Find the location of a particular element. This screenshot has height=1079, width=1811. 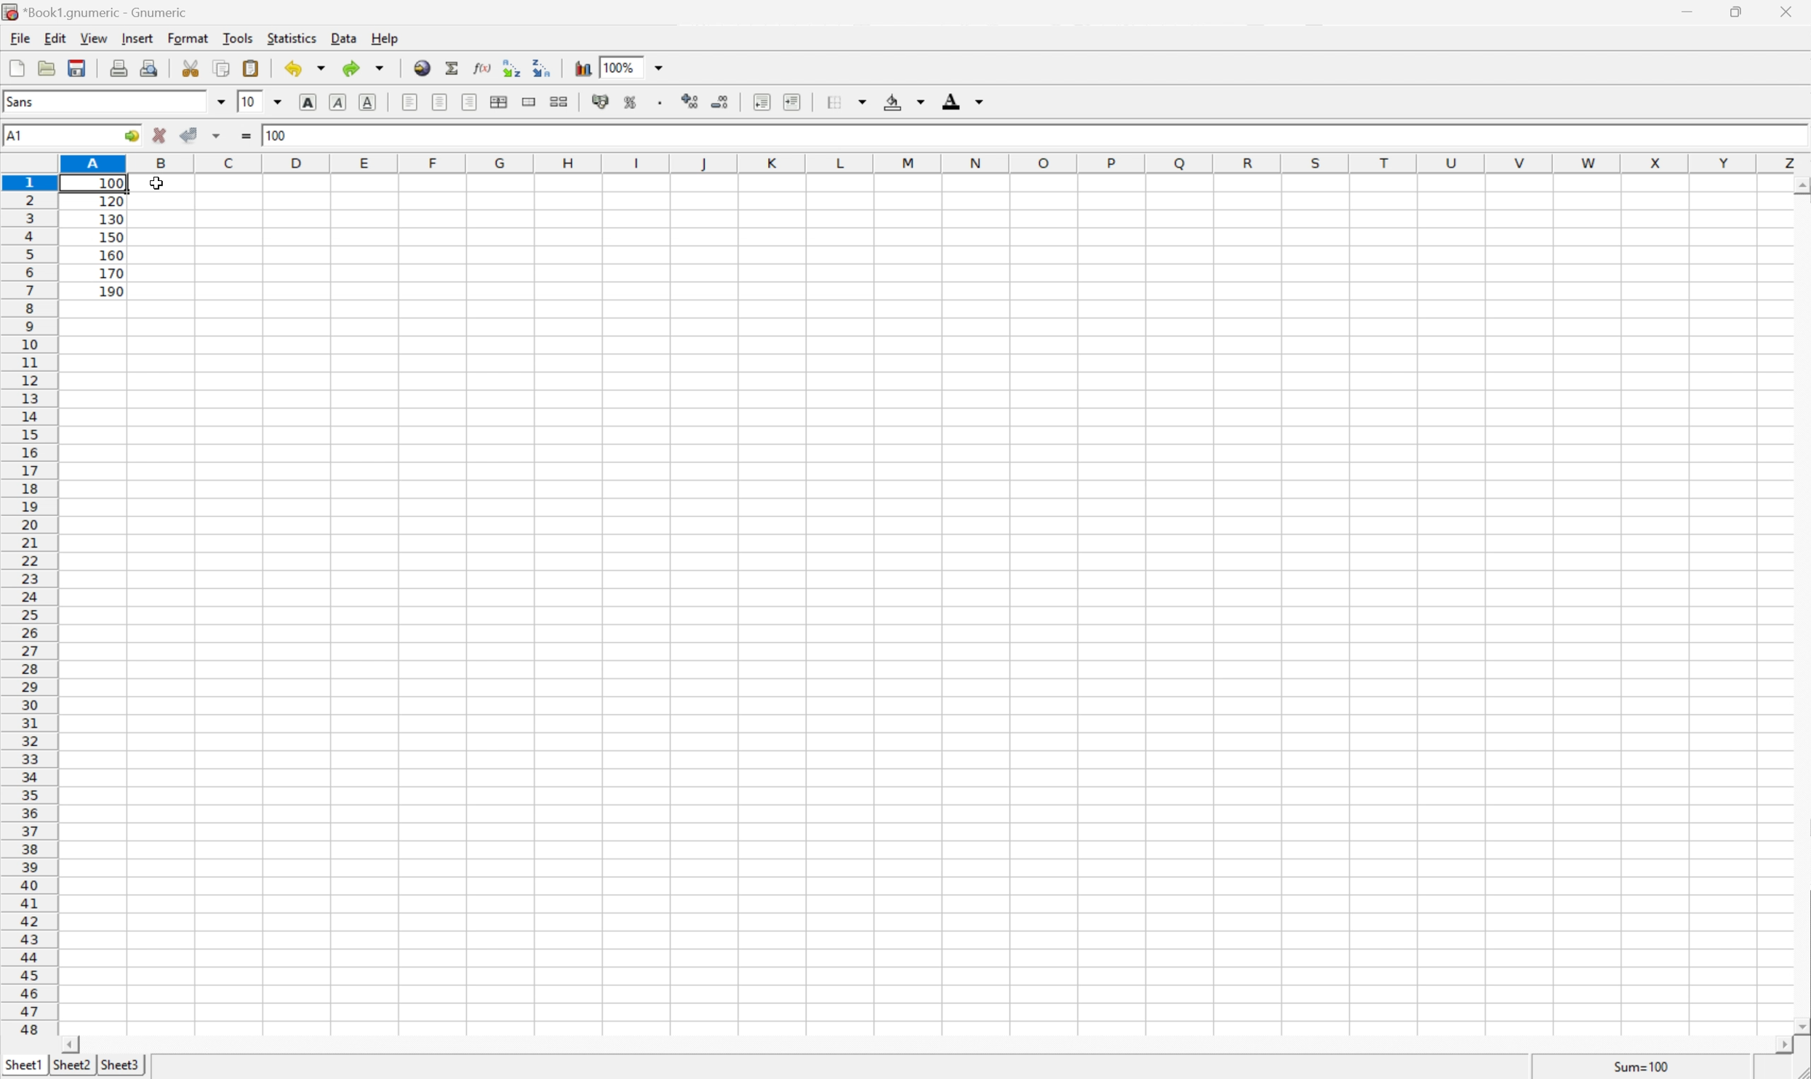

Sum into current cell is located at coordinates (449, 67).